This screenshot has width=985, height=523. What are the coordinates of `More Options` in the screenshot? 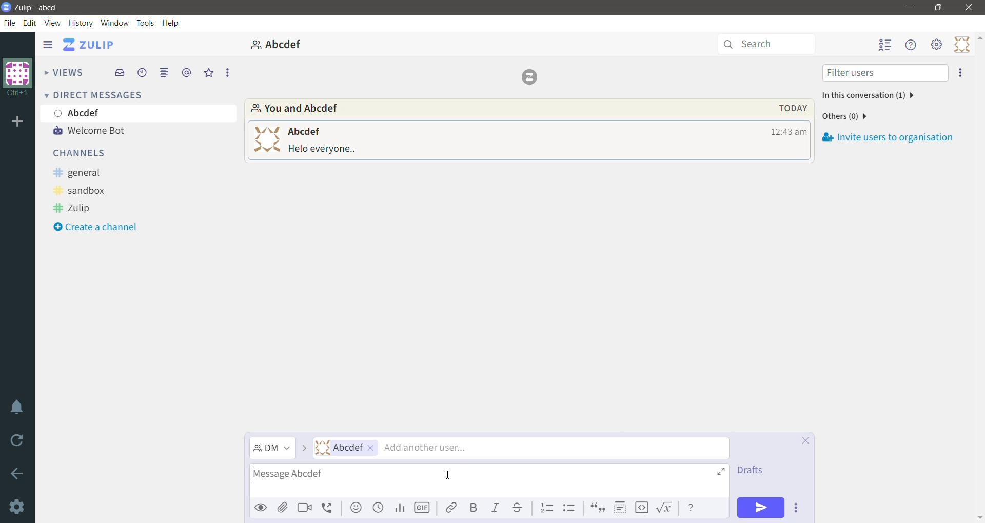 It's located at (227, 72).